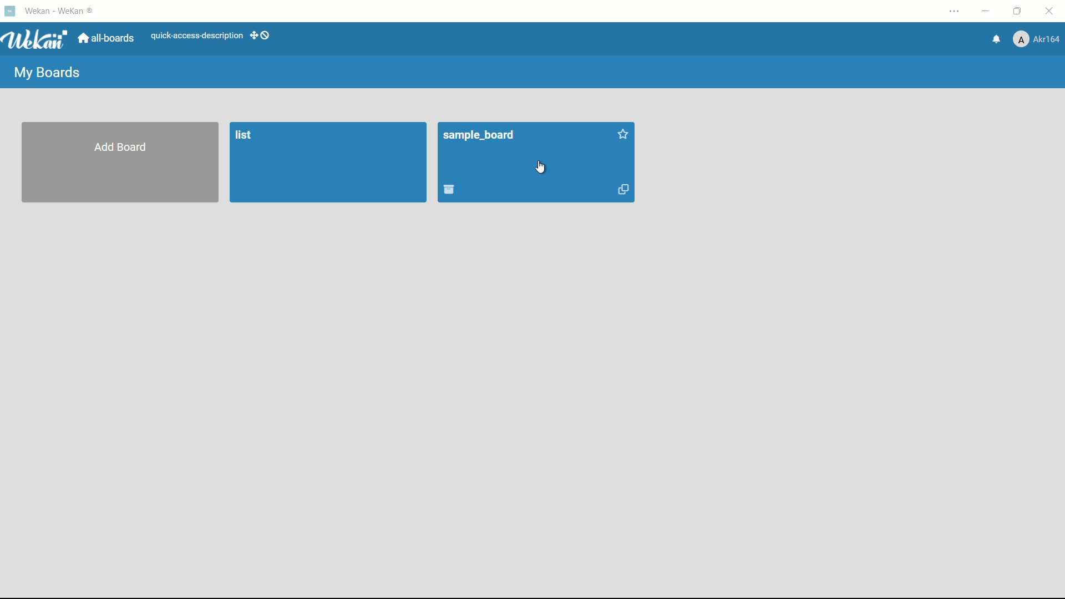 This screenshot has width=1065, height=599. Describe the element at coordinates (450, 190) in the screenshot. I see `move board to archive` at that location.